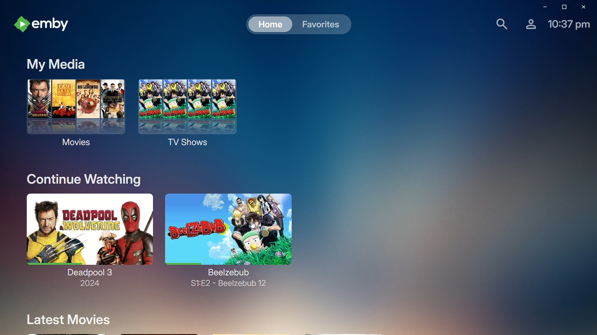 Image resolution: width=597 pixels, height=335 pixels. Describe the element at coordinates (45, 25) in the screenshot. I see `emby` at that location.